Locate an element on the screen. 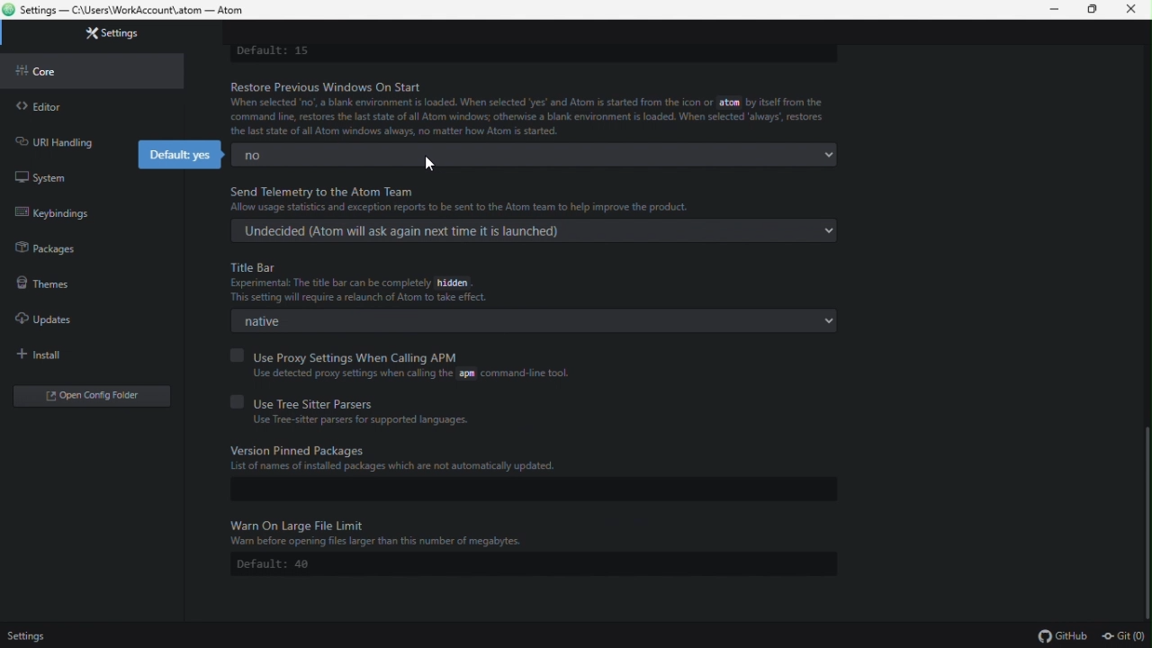 The width and height of the screenshot is (1152, 648). System is located at coordinates (64, 174).